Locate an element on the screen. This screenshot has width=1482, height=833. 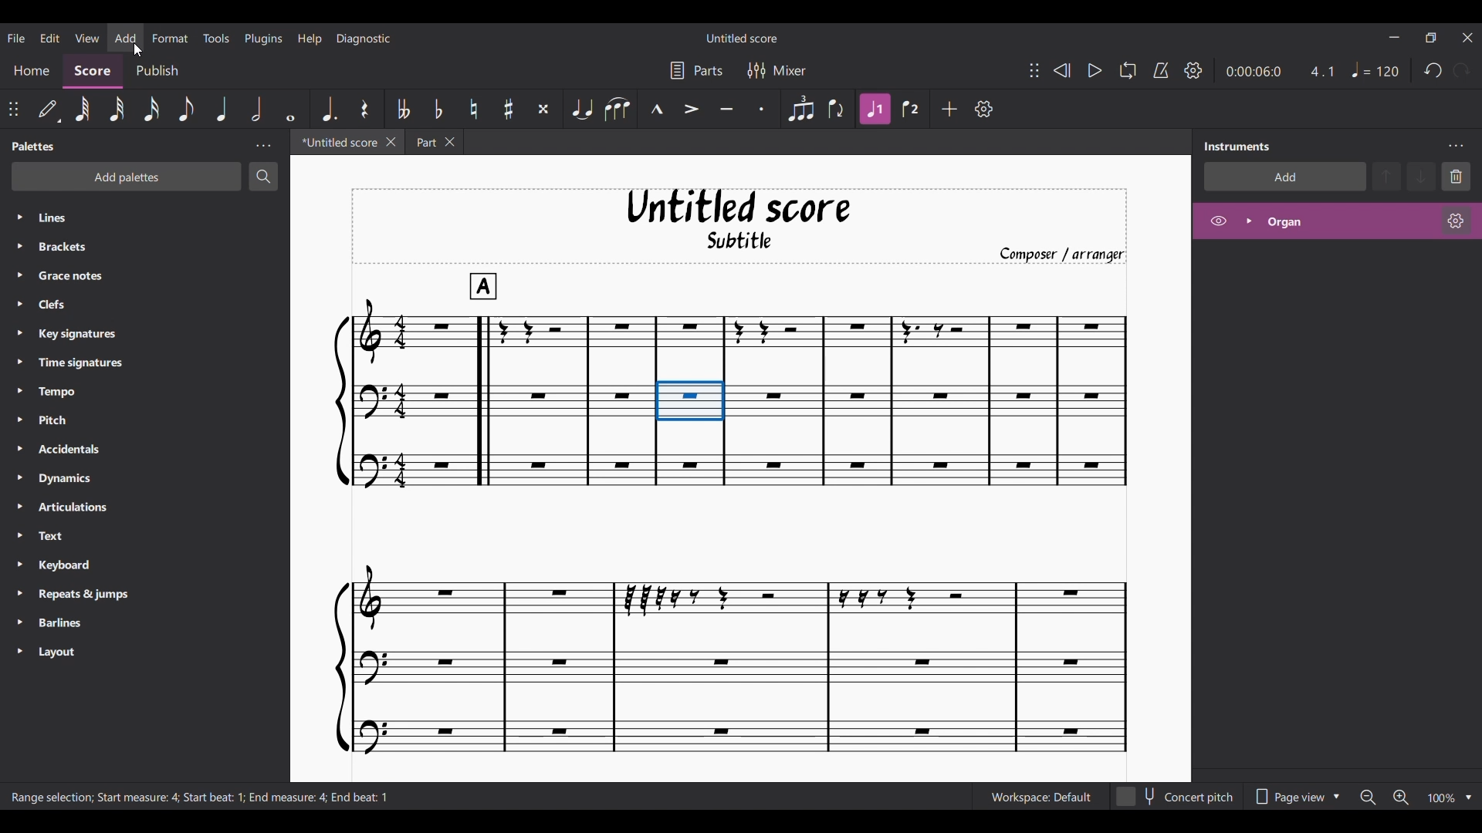
File menu is located at coordinates (16, 38).